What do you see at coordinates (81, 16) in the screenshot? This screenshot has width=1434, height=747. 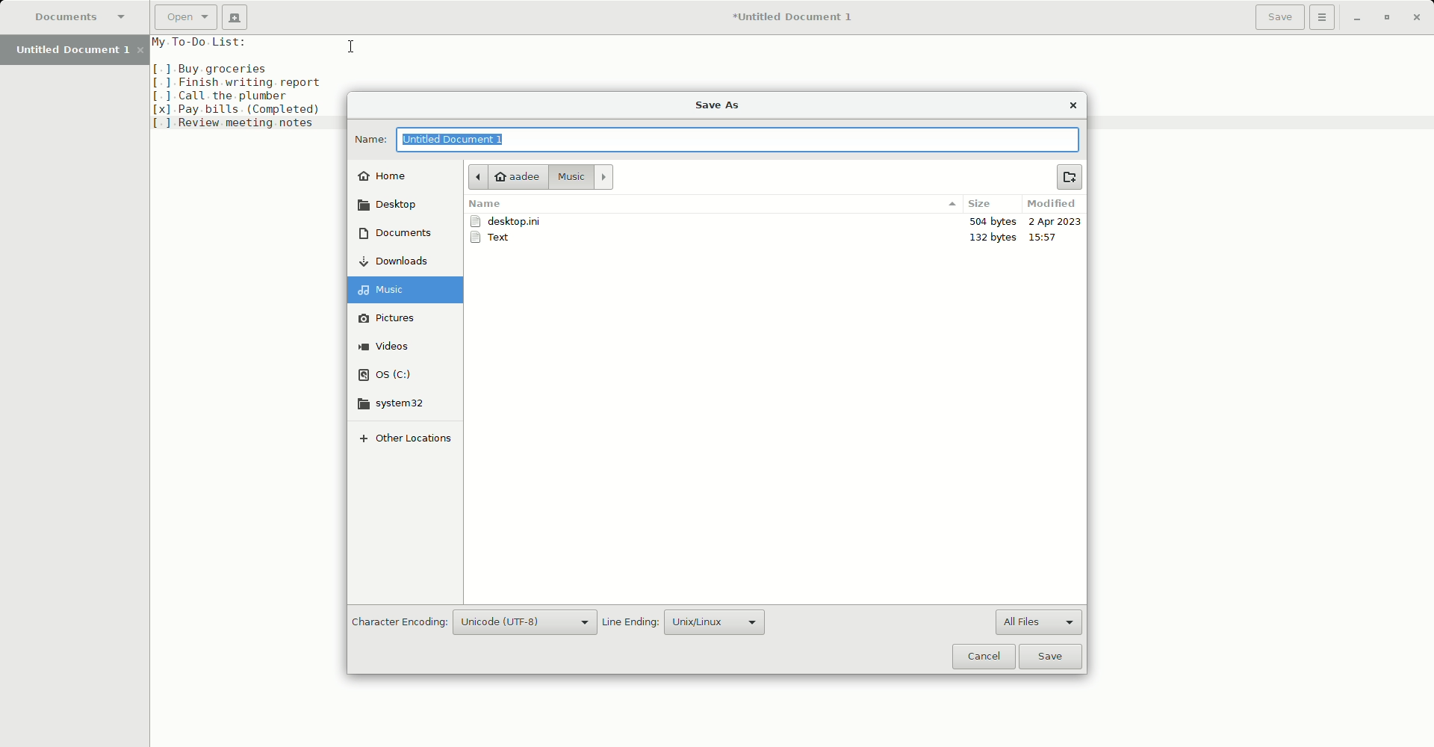 I see `Documents` at bounding box center [81, 16].